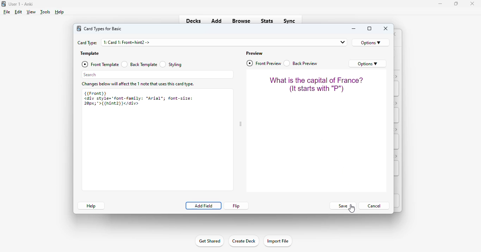  I want to click on sync, so click(289, 20).